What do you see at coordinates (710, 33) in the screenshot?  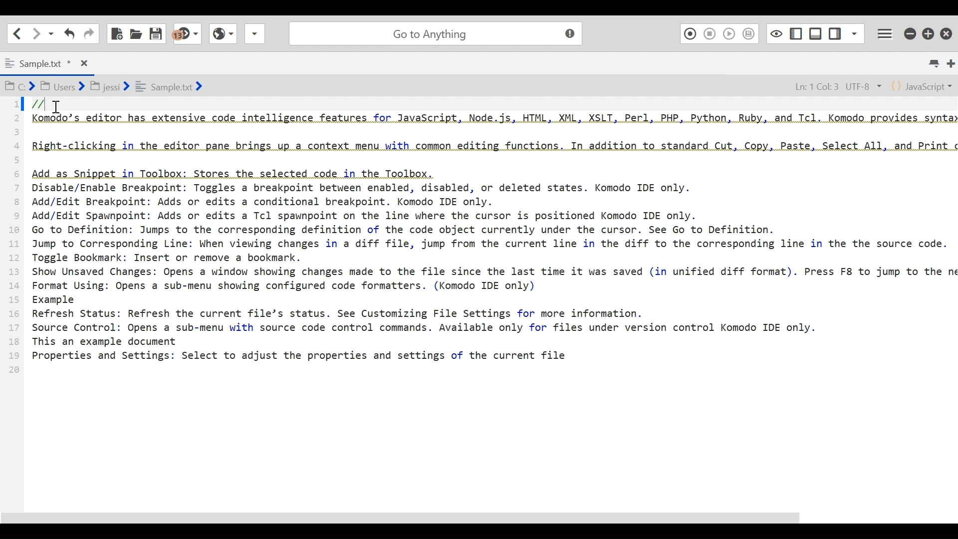 I see `Stop Recording Macro` at bounding box center [710, 33].